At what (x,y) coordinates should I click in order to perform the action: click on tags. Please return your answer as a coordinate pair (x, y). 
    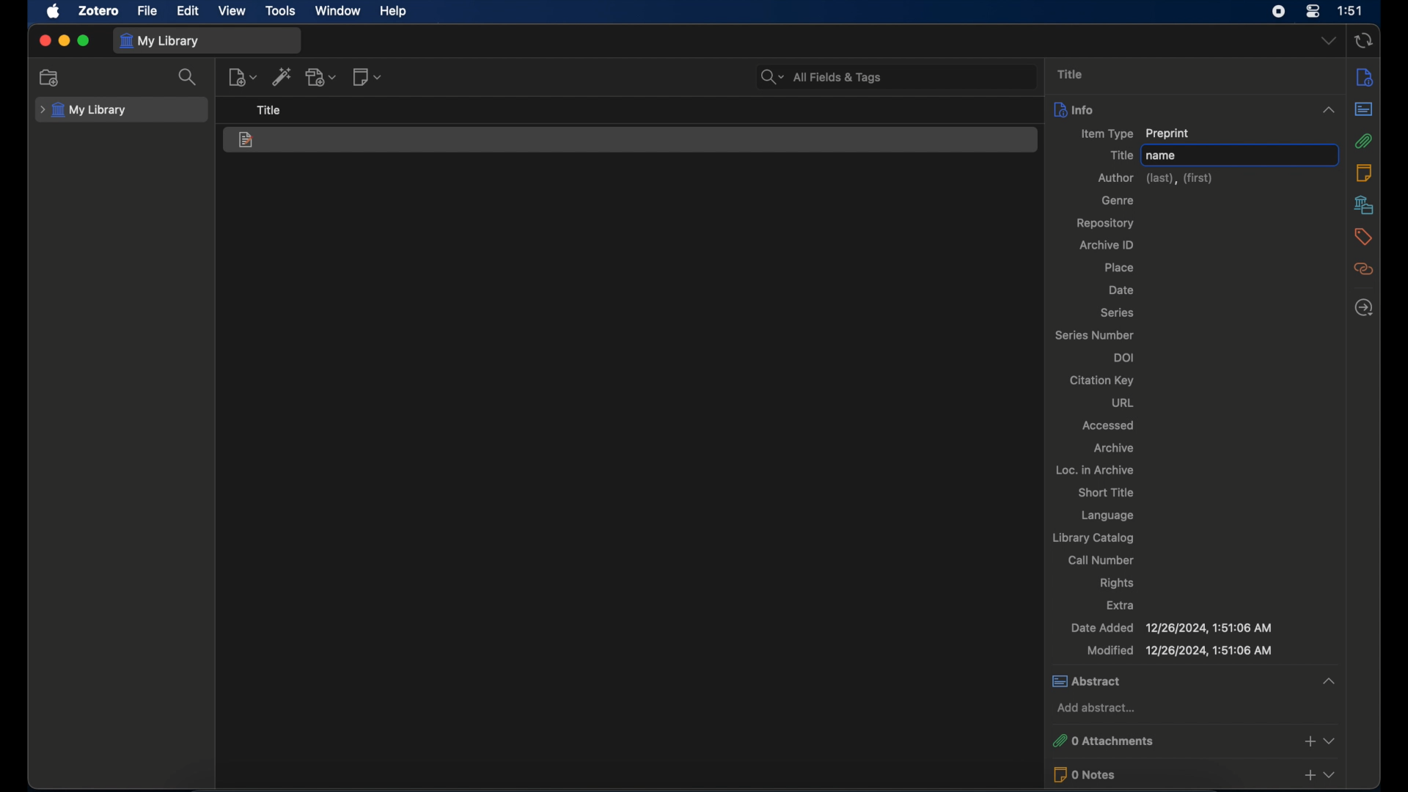
    Looking at the image, I should click on (1361, 237).